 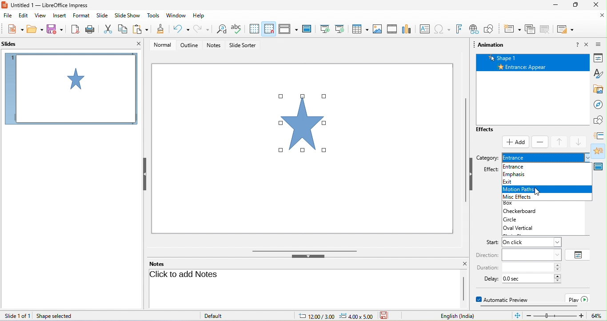 I want to click on vertical scrollbar, so click(x=463, y=147).